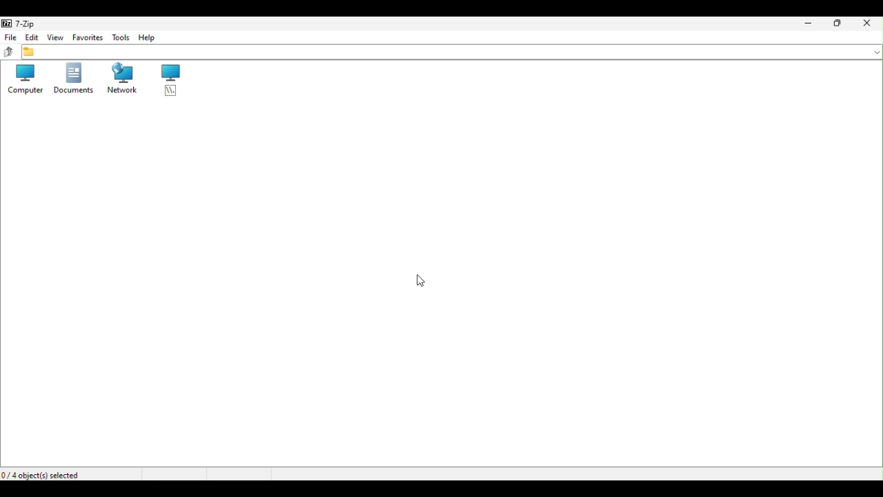 This screenshot has height=497, width=883. What do you see at coordinates (74, 80) in the screenshot?
I see `Documents` at bounding box center [74, 80].